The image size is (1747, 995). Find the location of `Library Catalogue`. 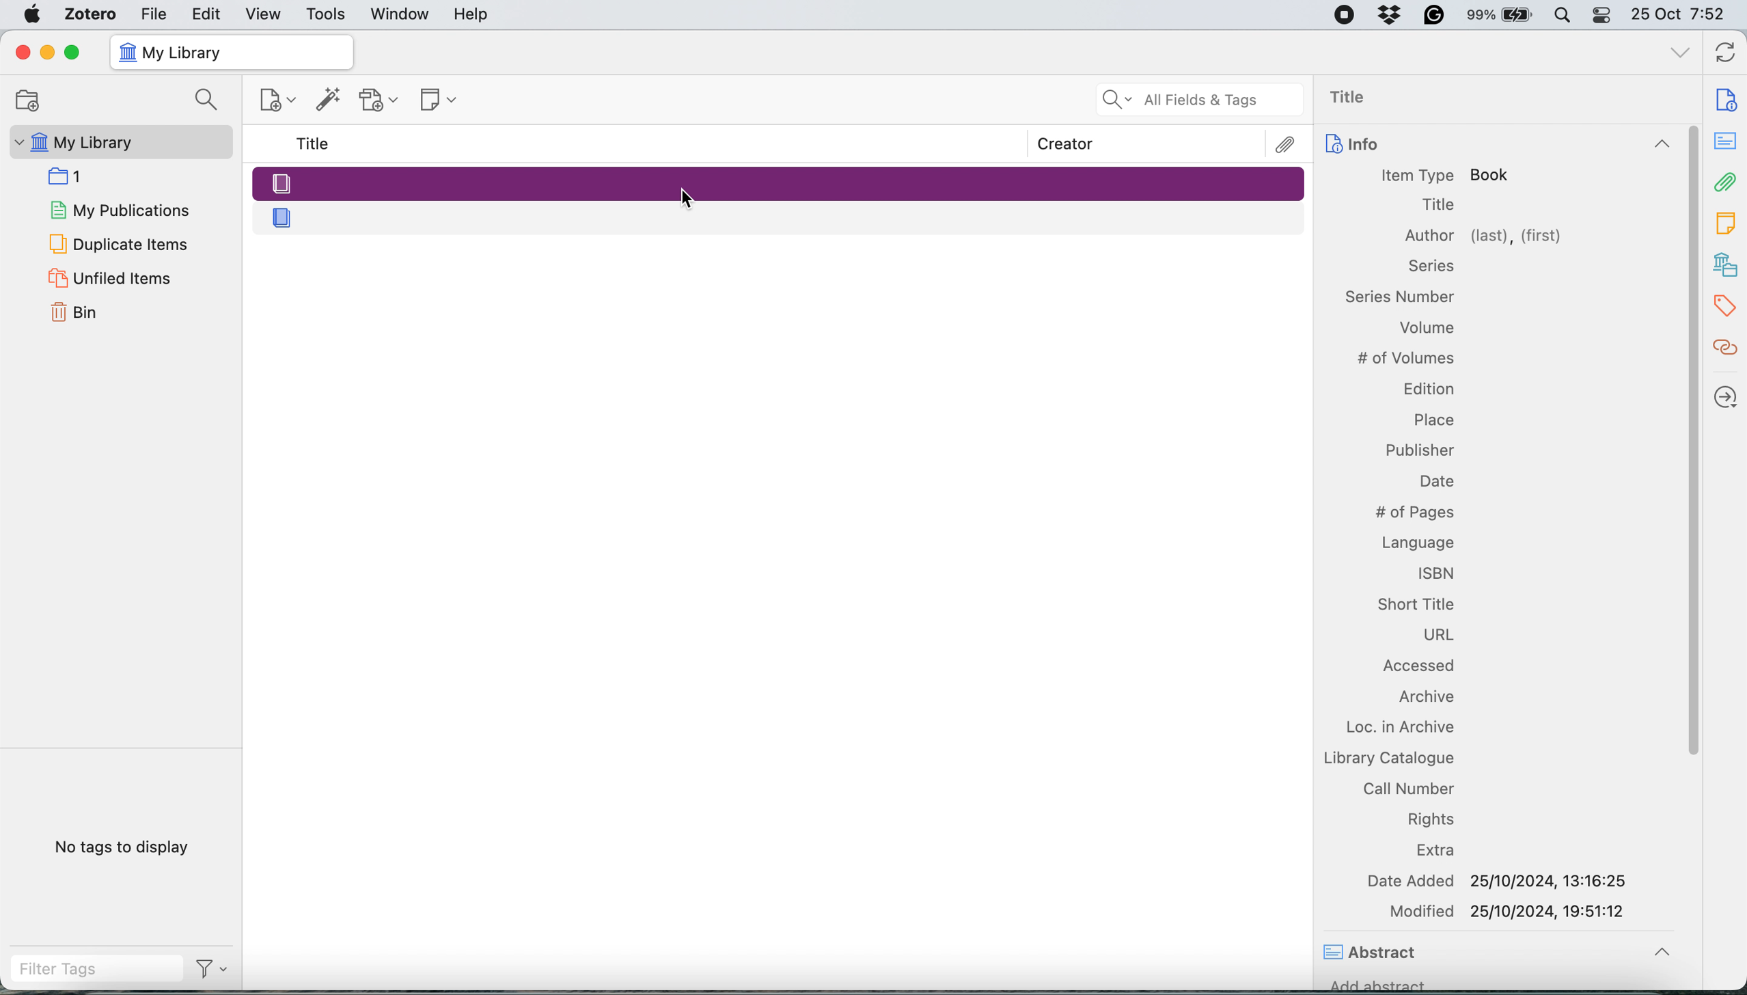

Library Catalogue is located at coordinates (1388, 757).